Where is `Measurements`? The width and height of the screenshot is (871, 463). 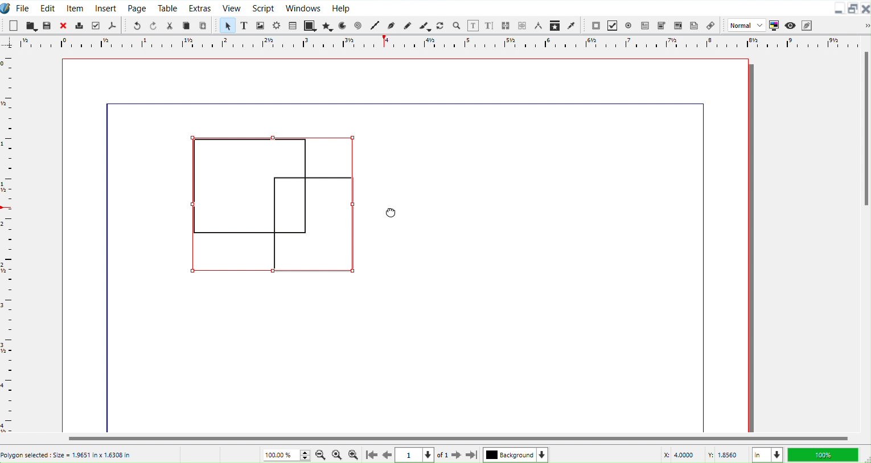
Measurements is located at coordinates (539, 26).